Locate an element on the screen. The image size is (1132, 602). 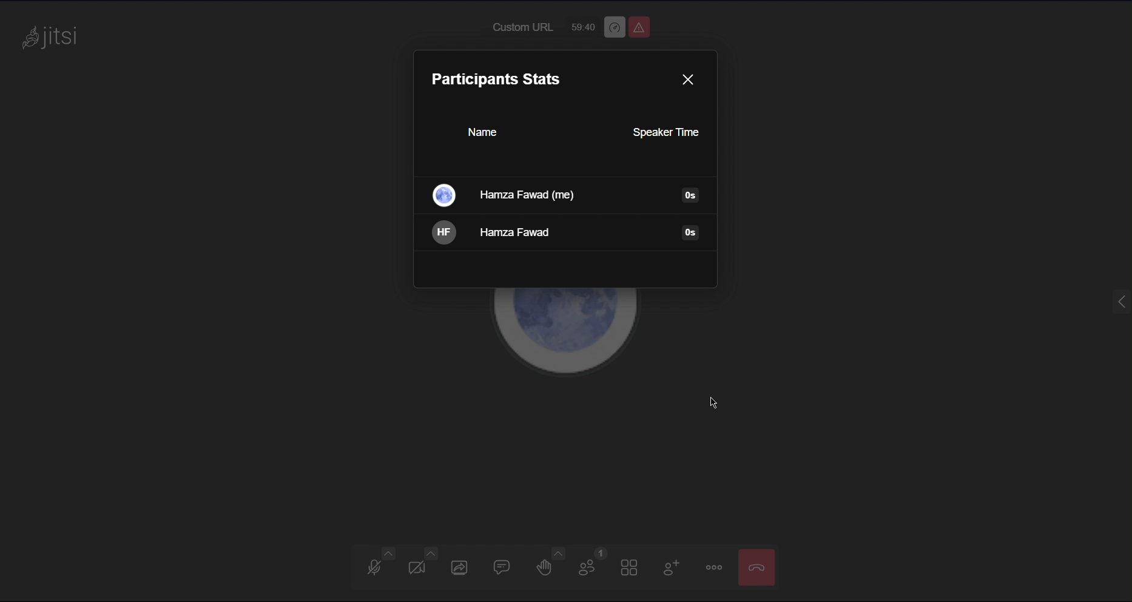
Performance is located at coordinates (615, 25).